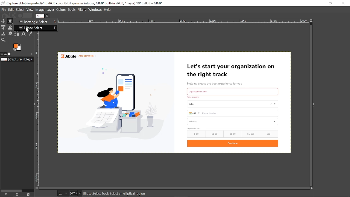 Image resolution: width=350 pixels, height=197 pixels. I want to click on Name of the current file, so click(17, 59).